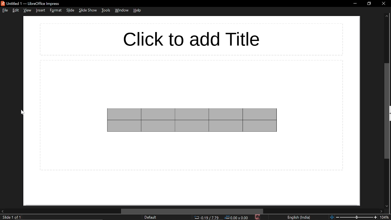 This screenshot has width=391, height=220. Describe the element at coordinates (3, 211) in the screenshot. I see `Move left` at that location.